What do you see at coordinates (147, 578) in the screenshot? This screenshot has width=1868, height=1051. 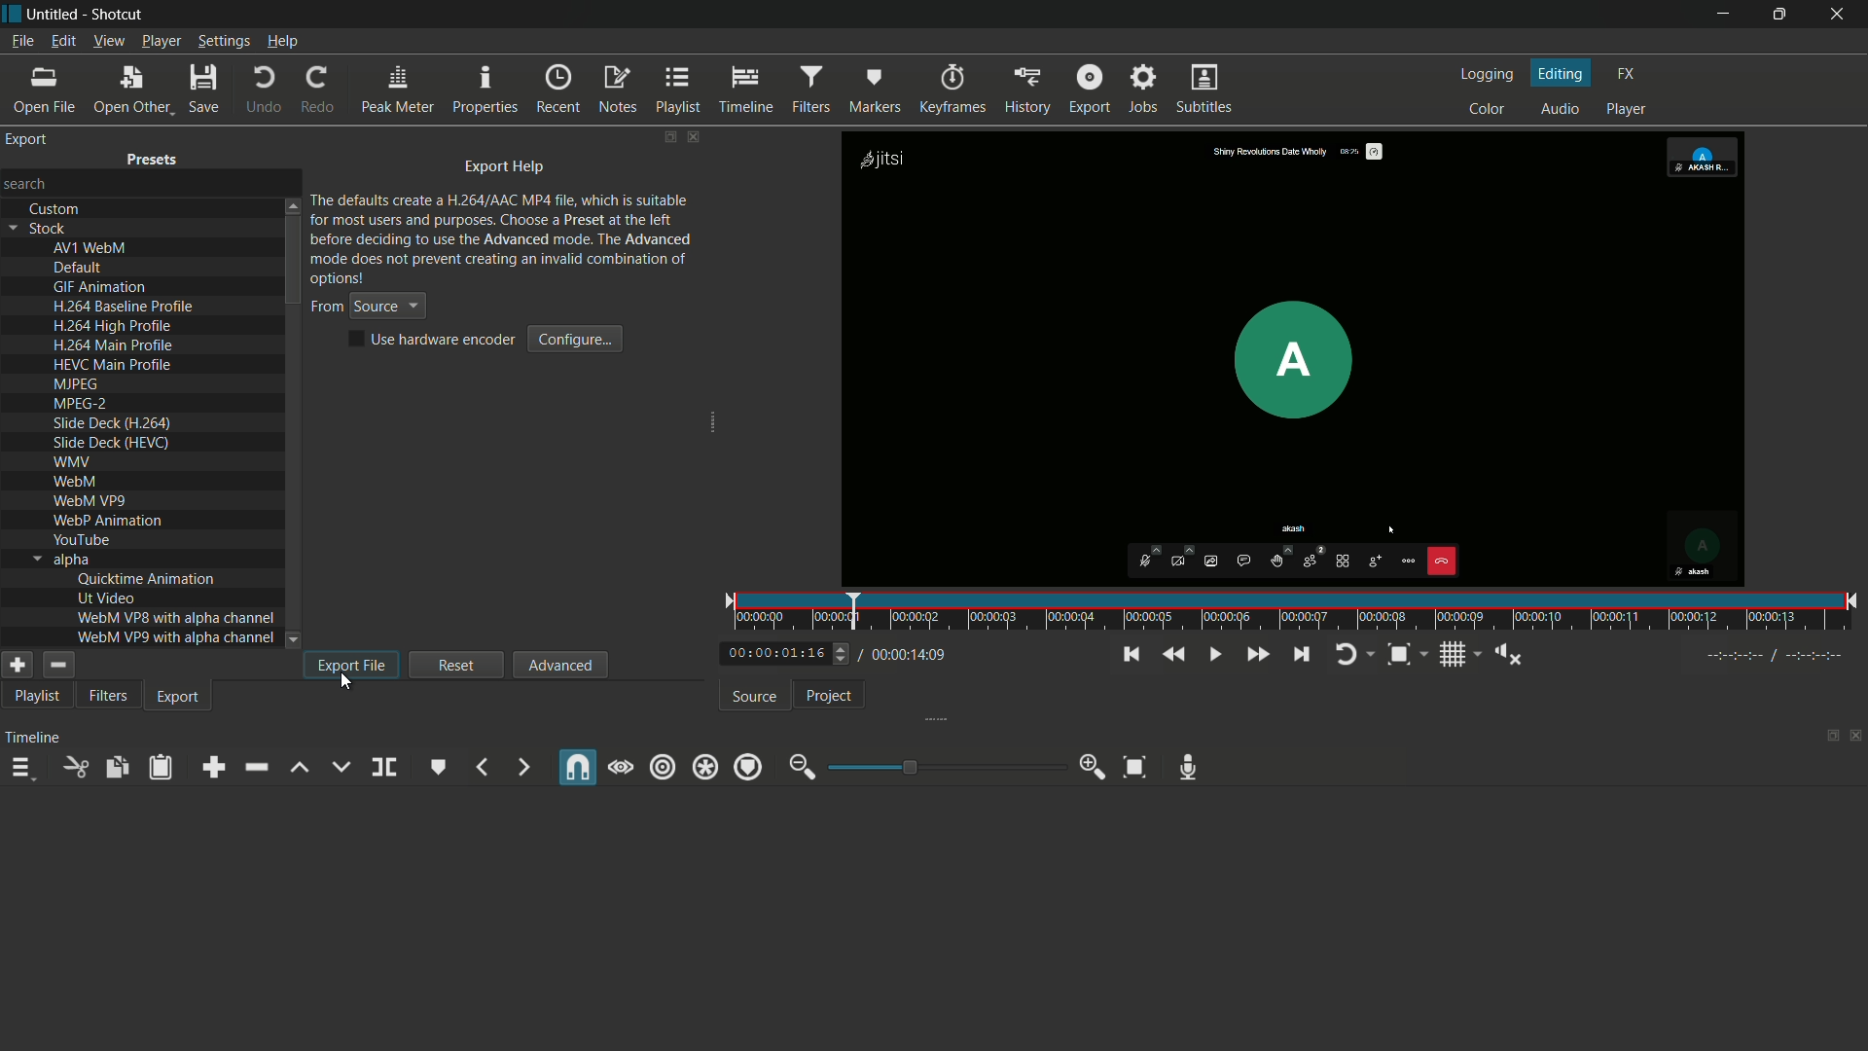 I see `text` at bounding box center [147, 578].